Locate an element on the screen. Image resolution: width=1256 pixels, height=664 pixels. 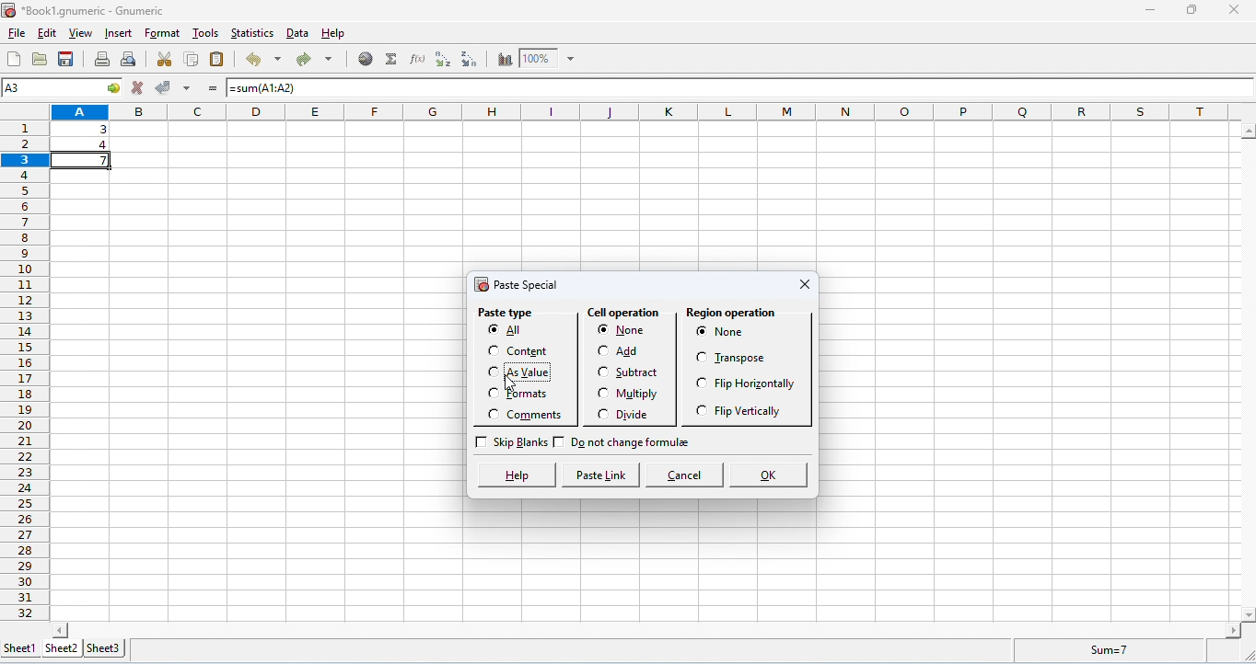
Checkbox is located at coordinates (602, 393).